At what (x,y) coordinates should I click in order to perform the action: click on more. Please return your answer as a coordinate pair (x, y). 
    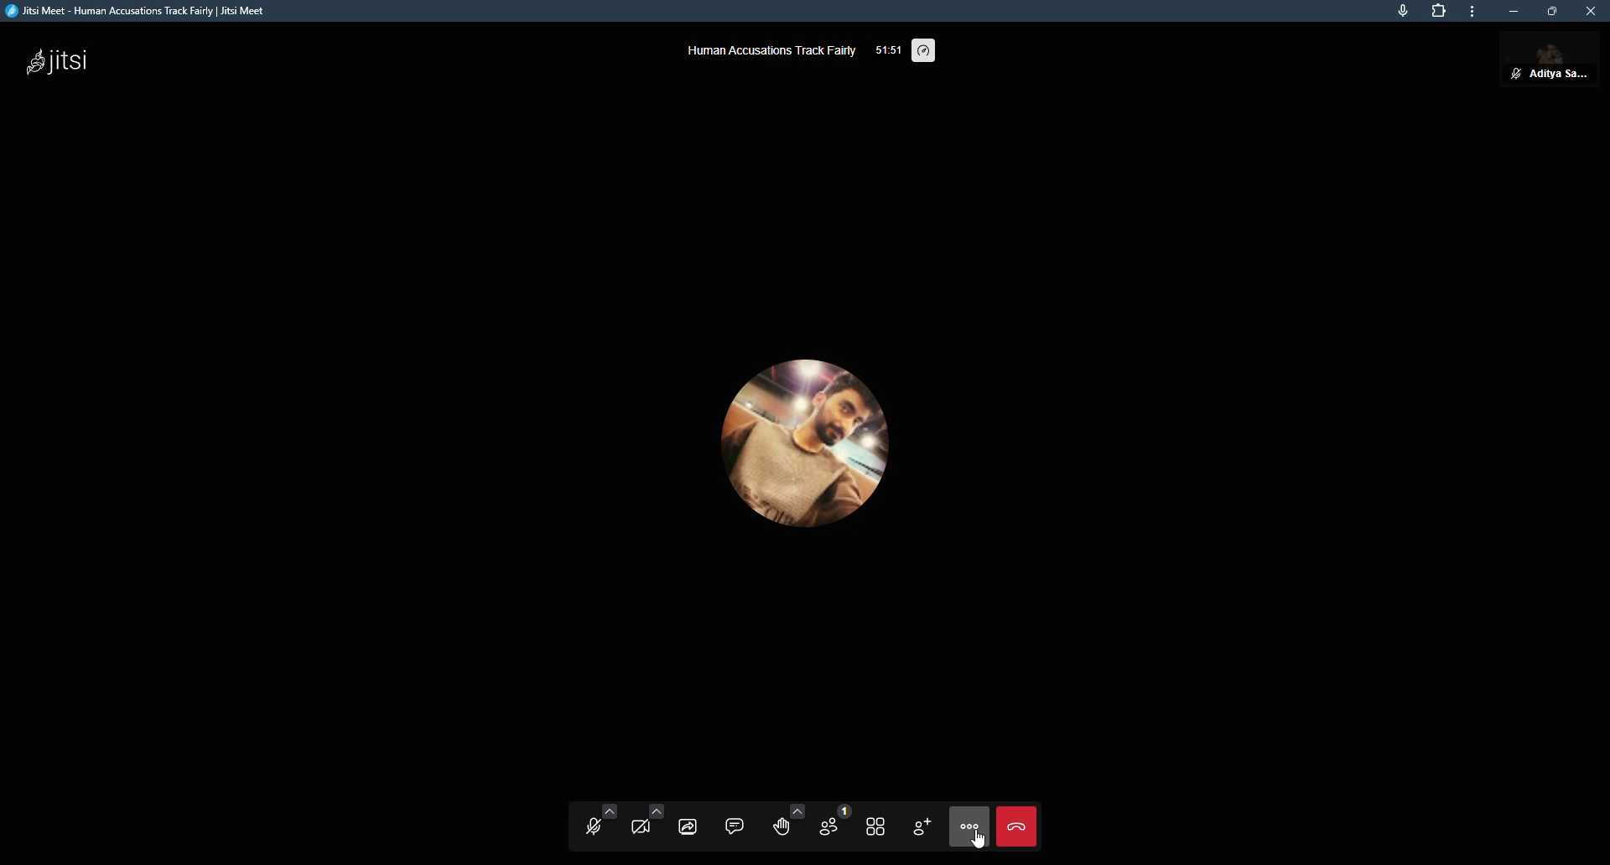
    Looking at the image, I should click on (1471, 10).